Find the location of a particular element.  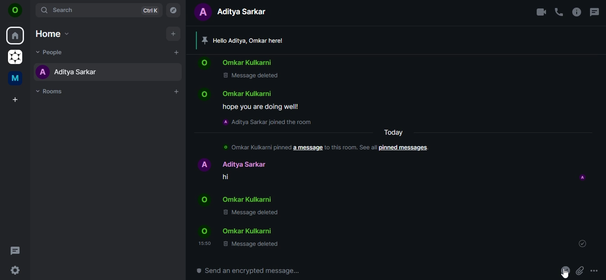

react is located at coordinates (601, 288).